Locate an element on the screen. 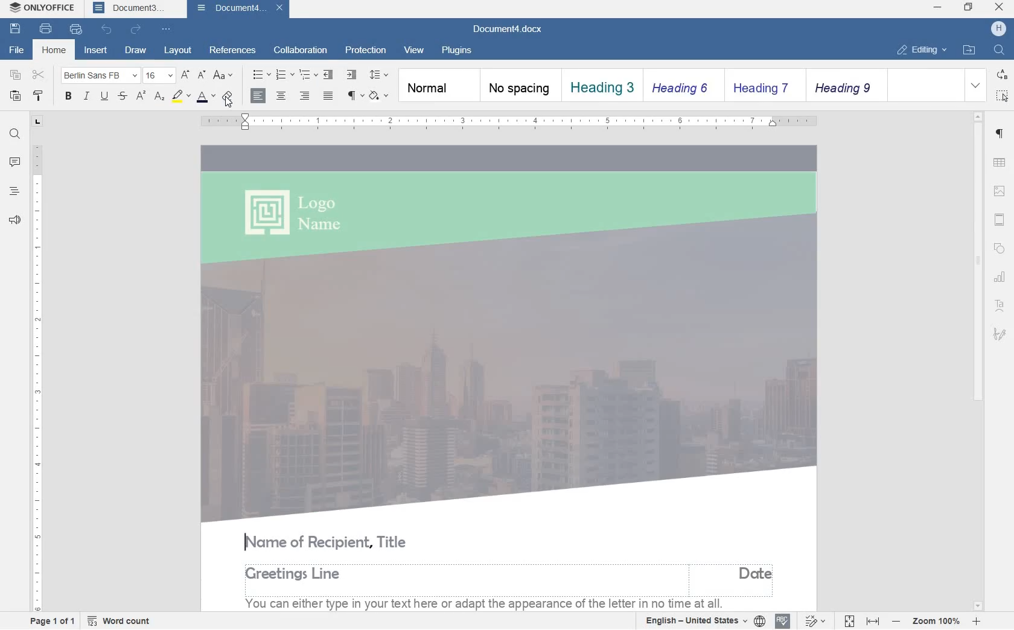 This screenshot has width=1014, height=630. superscript is located at coordinates (141, 97).